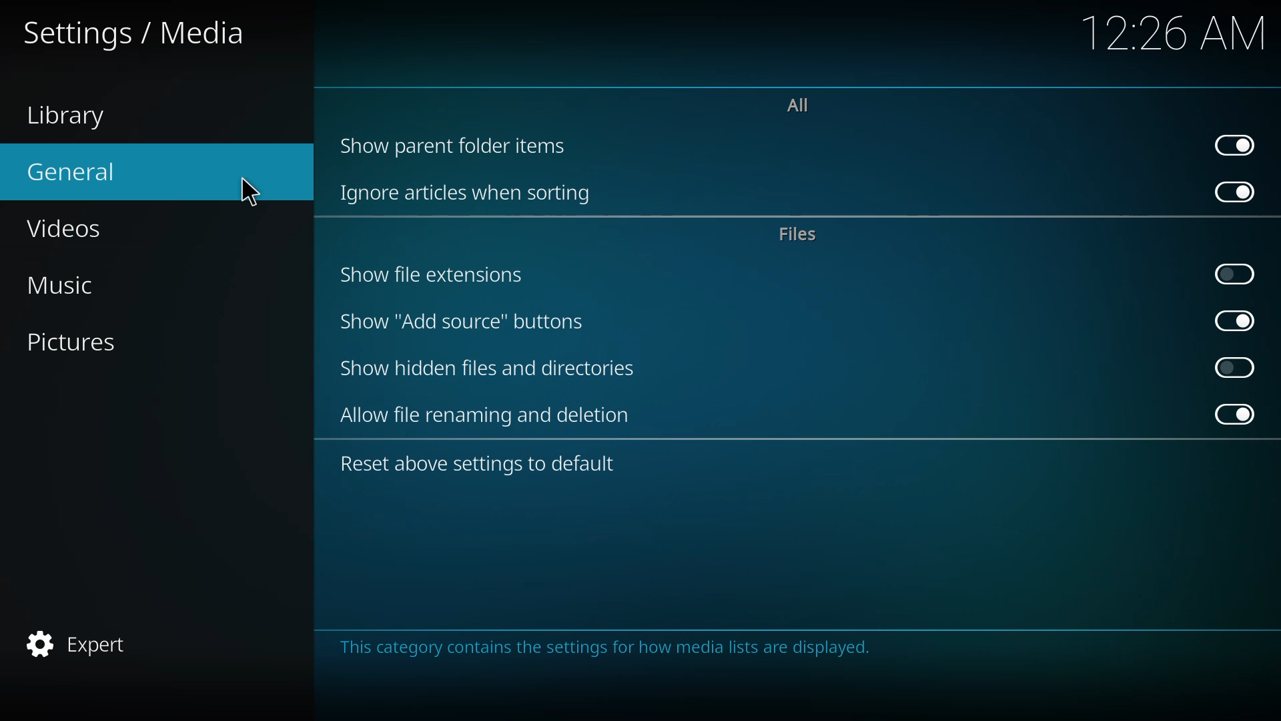 The image size is (1281, 721). I want to click on expert, so click(81, 641).